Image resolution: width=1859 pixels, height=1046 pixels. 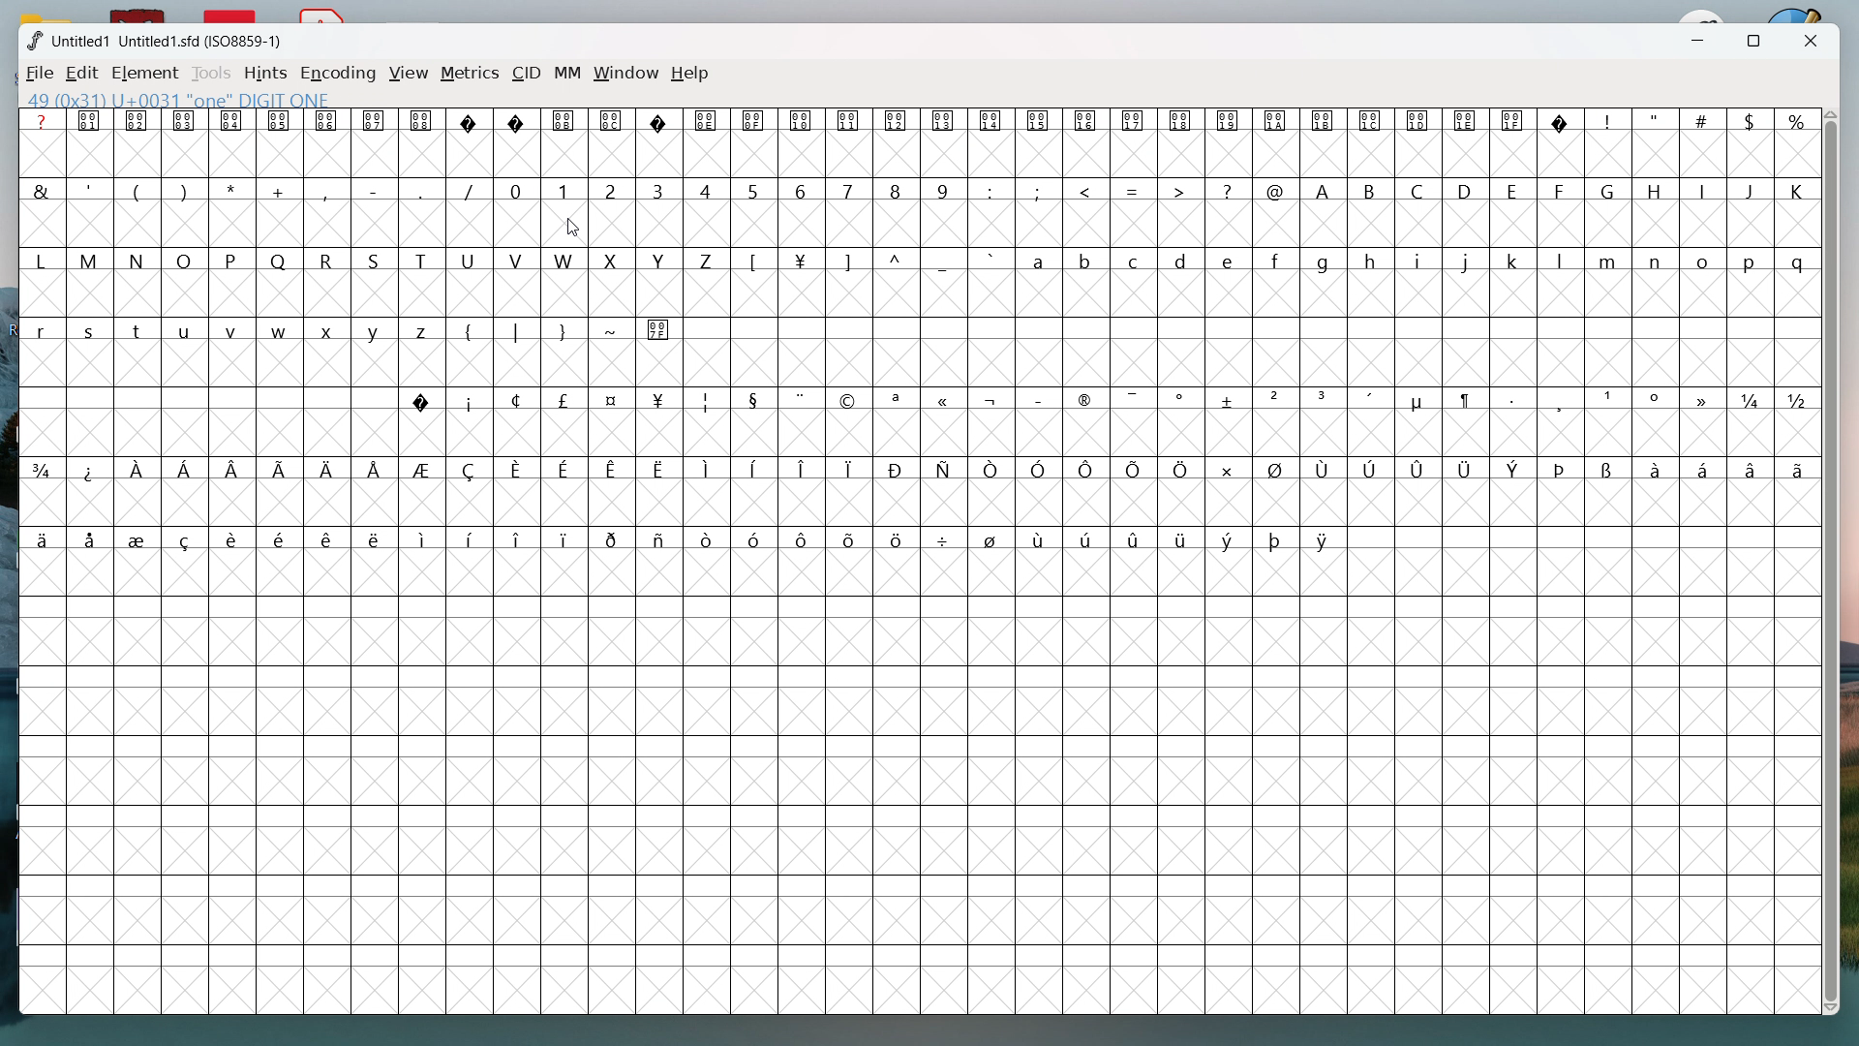 I want to click on symbol, so click(x=708, y=400).